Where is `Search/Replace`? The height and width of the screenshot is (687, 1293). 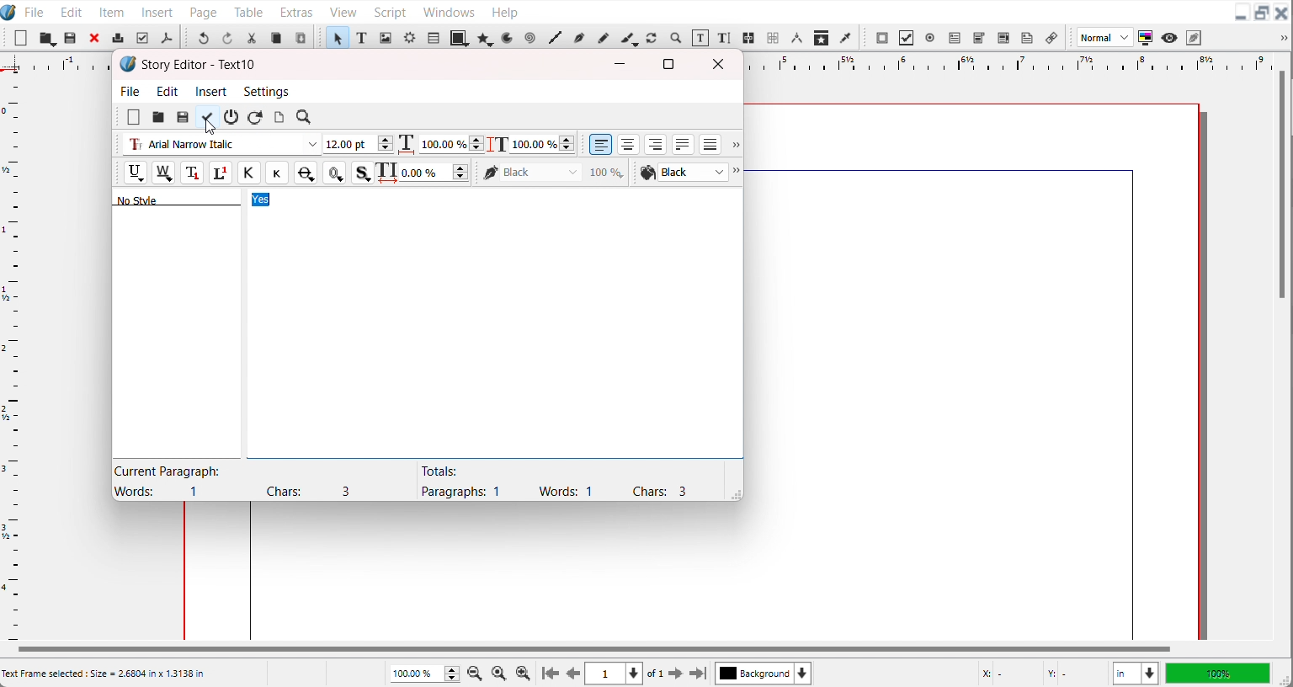
Search/Replace is located at coordinates (306, 118).